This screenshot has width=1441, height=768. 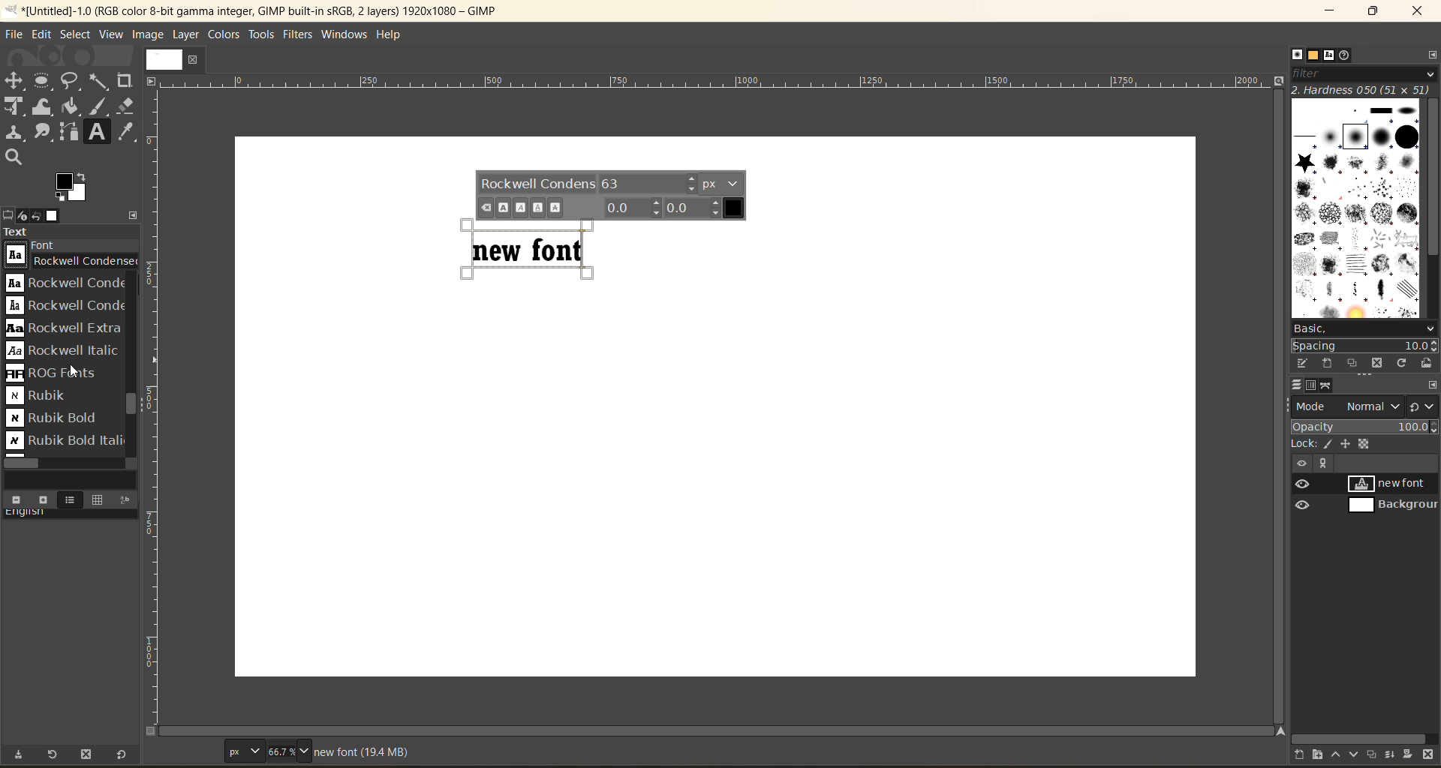 What do you see at coordinates (1324, 11) in the screenshot?
I see `minimize` at bounding box center [1324, 11].